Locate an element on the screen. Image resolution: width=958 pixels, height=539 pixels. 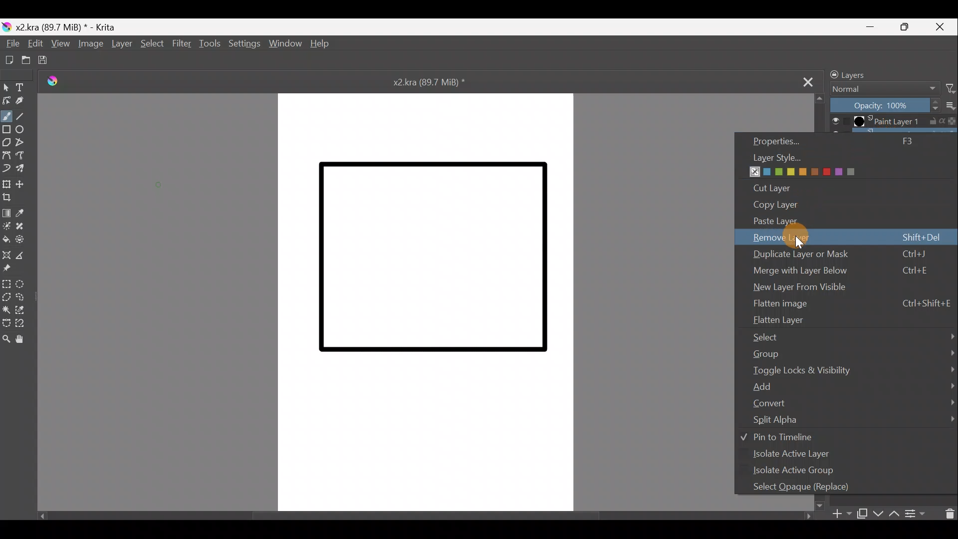
Crop image to an area is located at coordinates (12, 198).